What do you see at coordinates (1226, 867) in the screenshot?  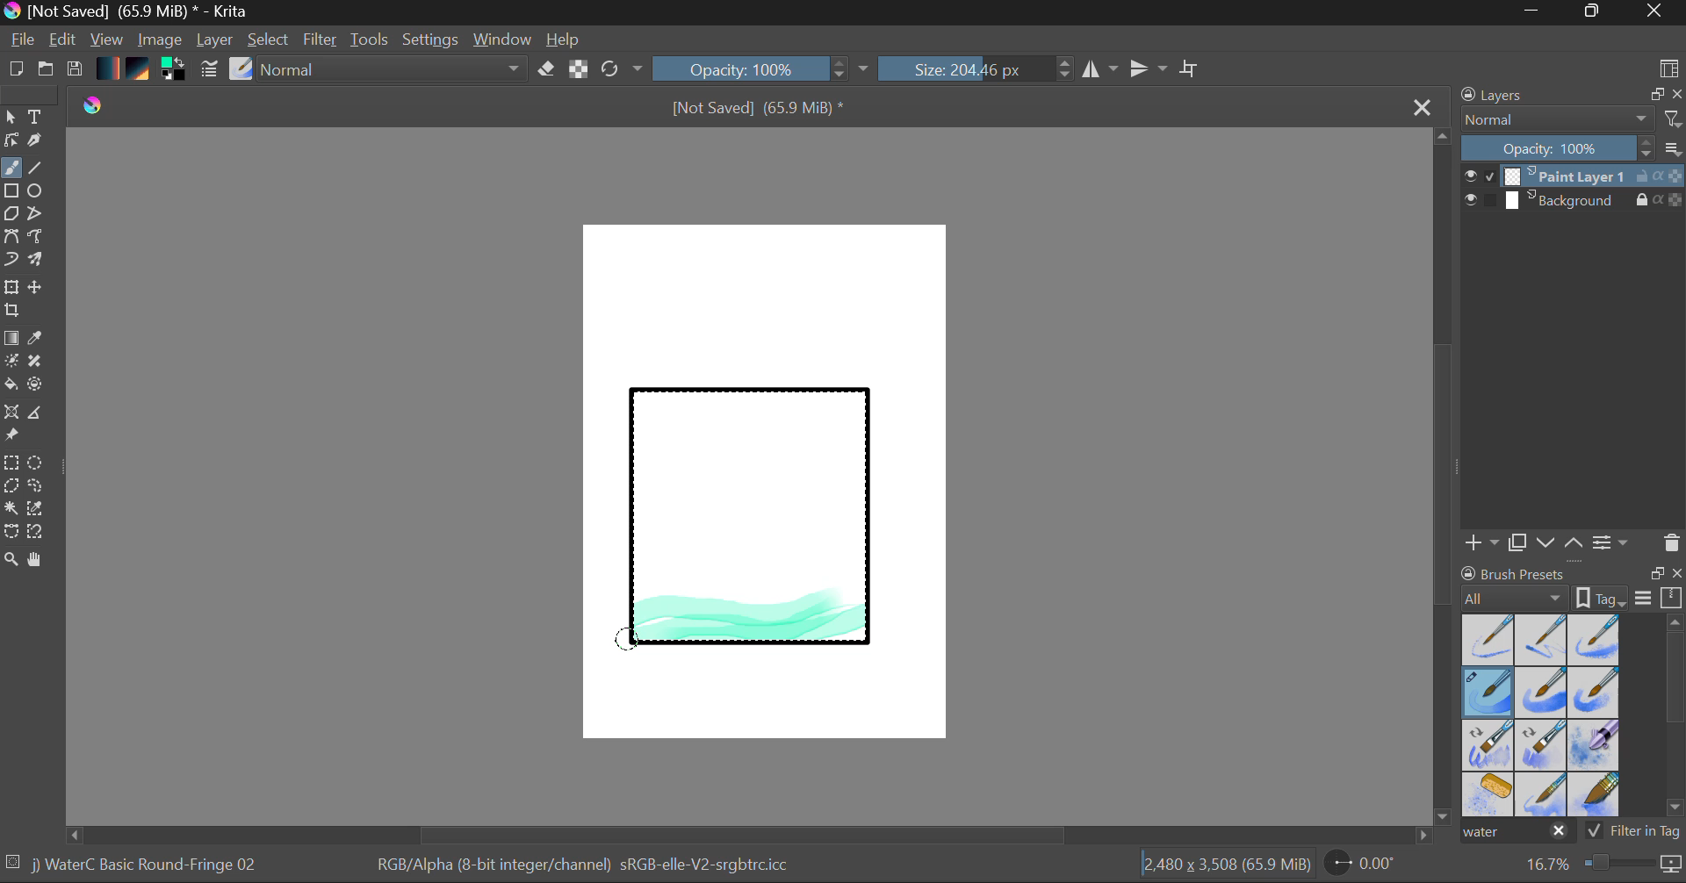 I see `Document Dimensions` at bounding box center [1226, 867].